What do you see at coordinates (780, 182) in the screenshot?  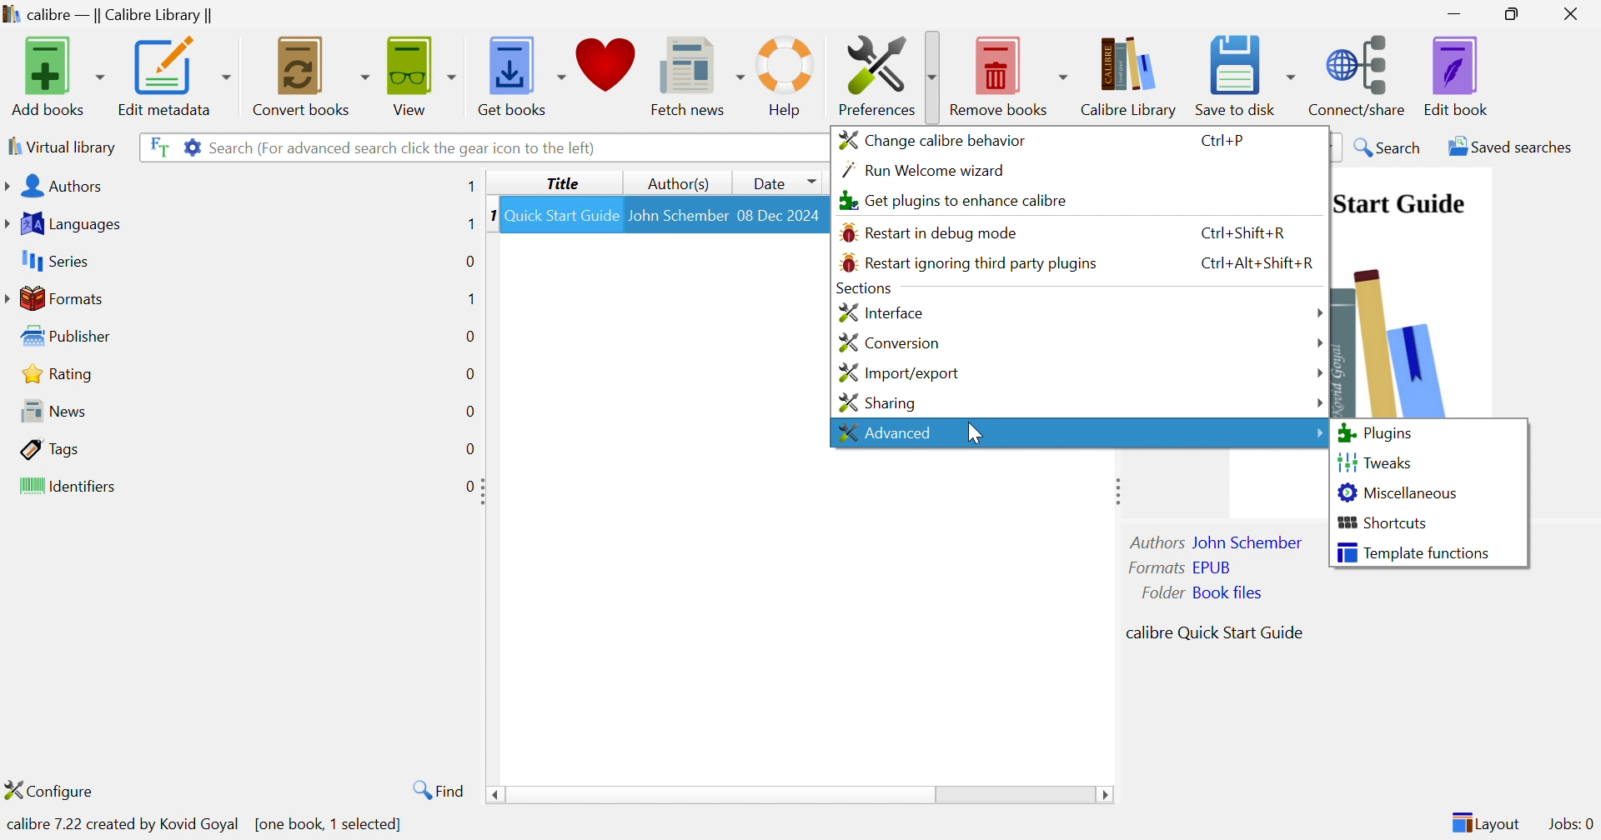 I see `Date` at bounding box center [780, 182].